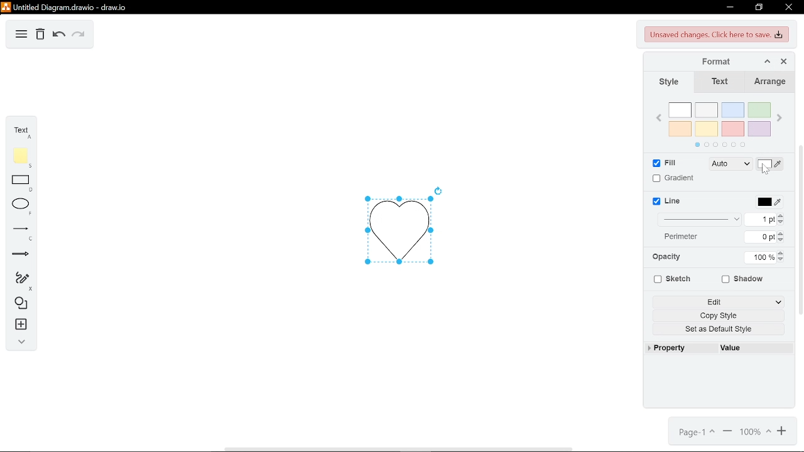 Image resolution: width=804 pixels, height=452 pixels. Describe the element at coordinates (21, 207) in the screenshot. I see `ellipse` at that location.